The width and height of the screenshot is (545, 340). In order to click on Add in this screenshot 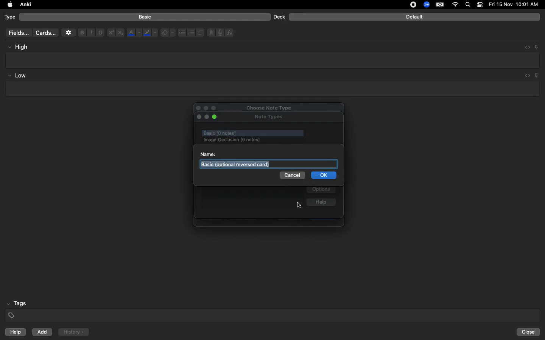, I will do `click(43, 332)`.